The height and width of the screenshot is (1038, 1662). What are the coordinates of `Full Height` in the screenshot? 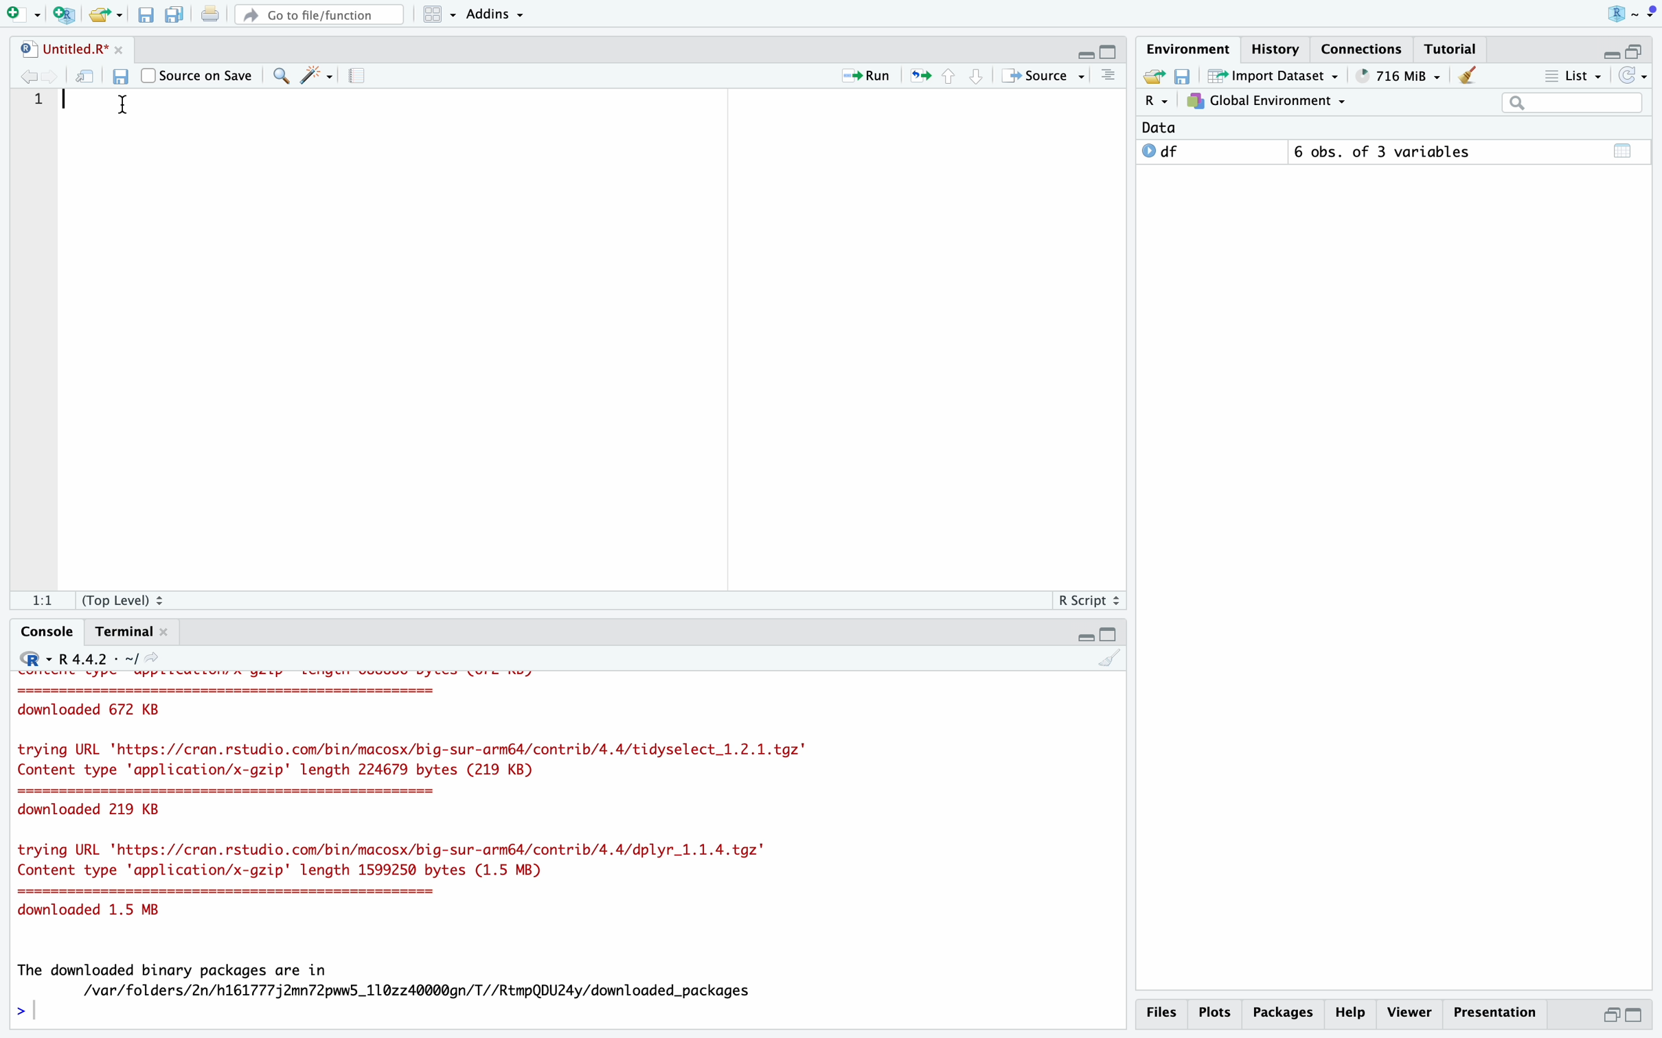 It's located at (1111, 49).